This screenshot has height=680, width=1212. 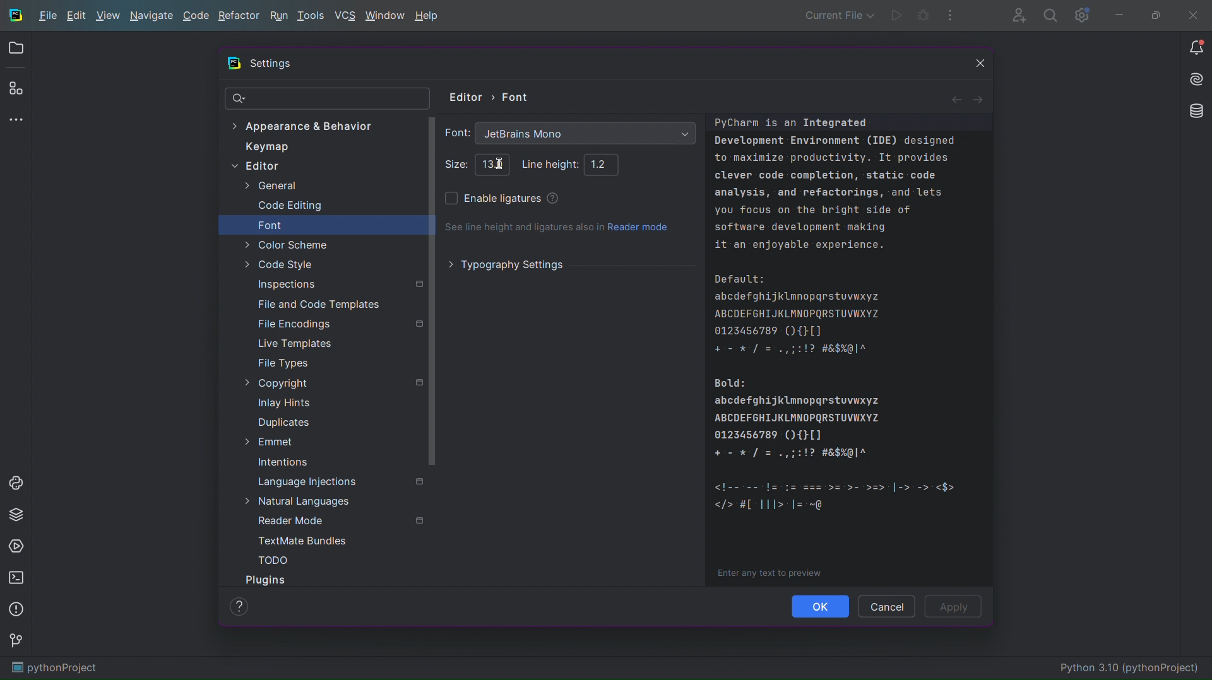 I want to click on Apply, so click(x=956, y=607).